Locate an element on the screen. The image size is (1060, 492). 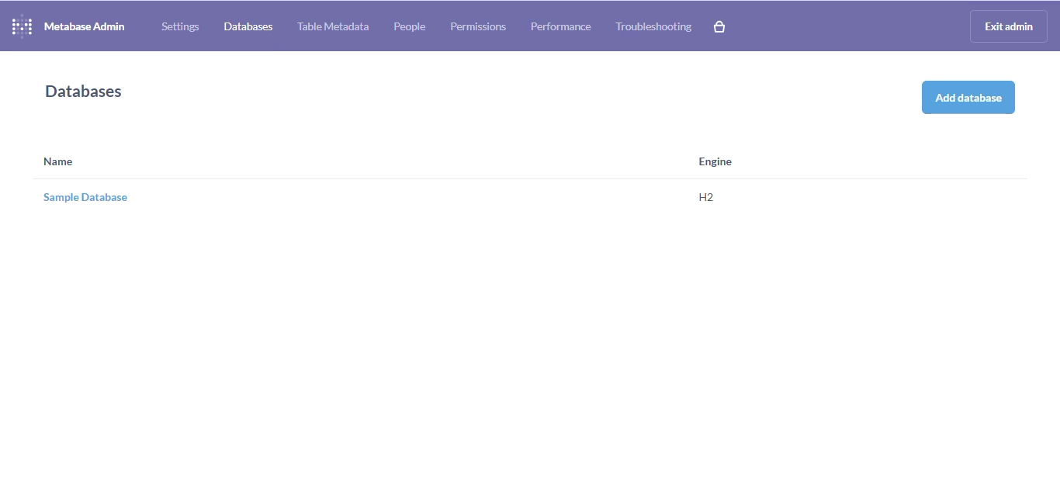
H2 is located at coordinates (706, 197).